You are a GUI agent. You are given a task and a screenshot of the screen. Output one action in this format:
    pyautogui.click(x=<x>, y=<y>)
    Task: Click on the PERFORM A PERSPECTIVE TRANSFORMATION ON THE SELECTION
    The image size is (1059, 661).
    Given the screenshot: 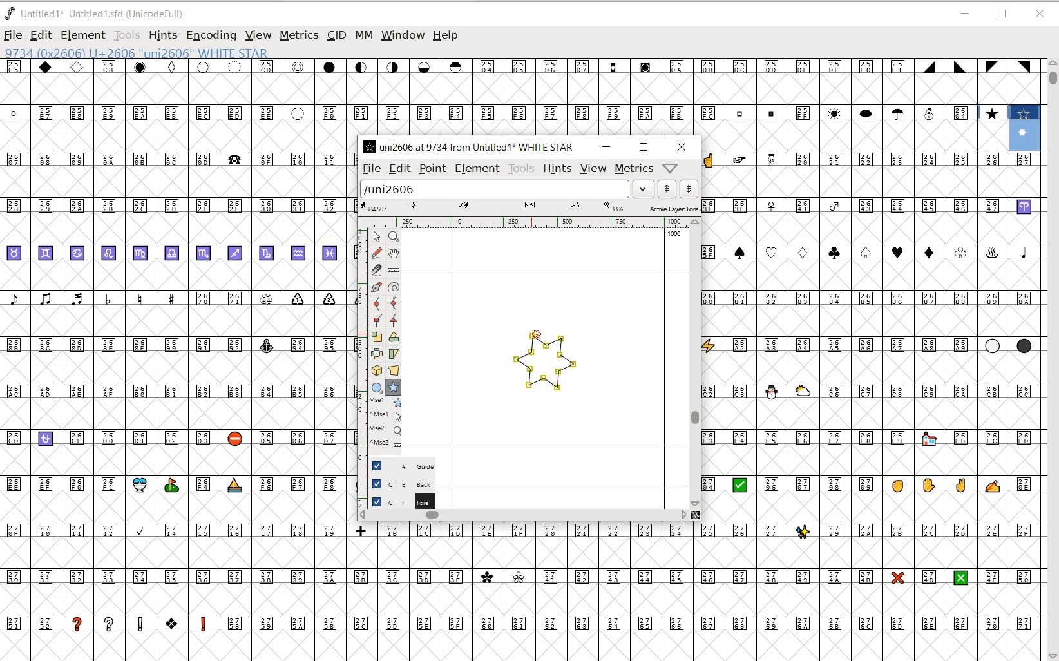 What is the action you would take?
    pyautogui.click(x=394, y=370)
    